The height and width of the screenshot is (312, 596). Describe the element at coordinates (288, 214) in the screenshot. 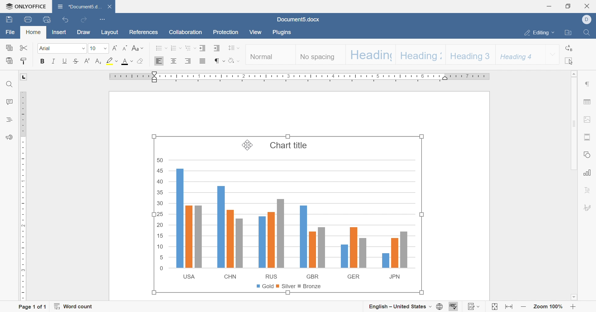

I see `Chart` at that location.